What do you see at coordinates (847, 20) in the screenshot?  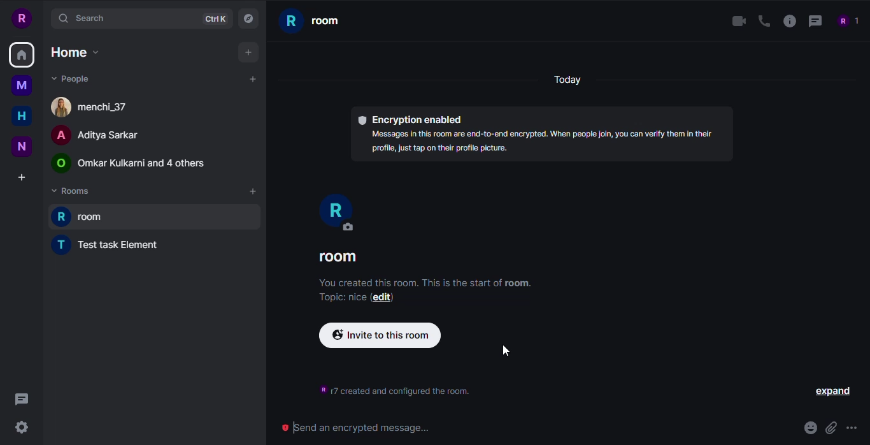 I see `people` at bounding box center [847, 20].